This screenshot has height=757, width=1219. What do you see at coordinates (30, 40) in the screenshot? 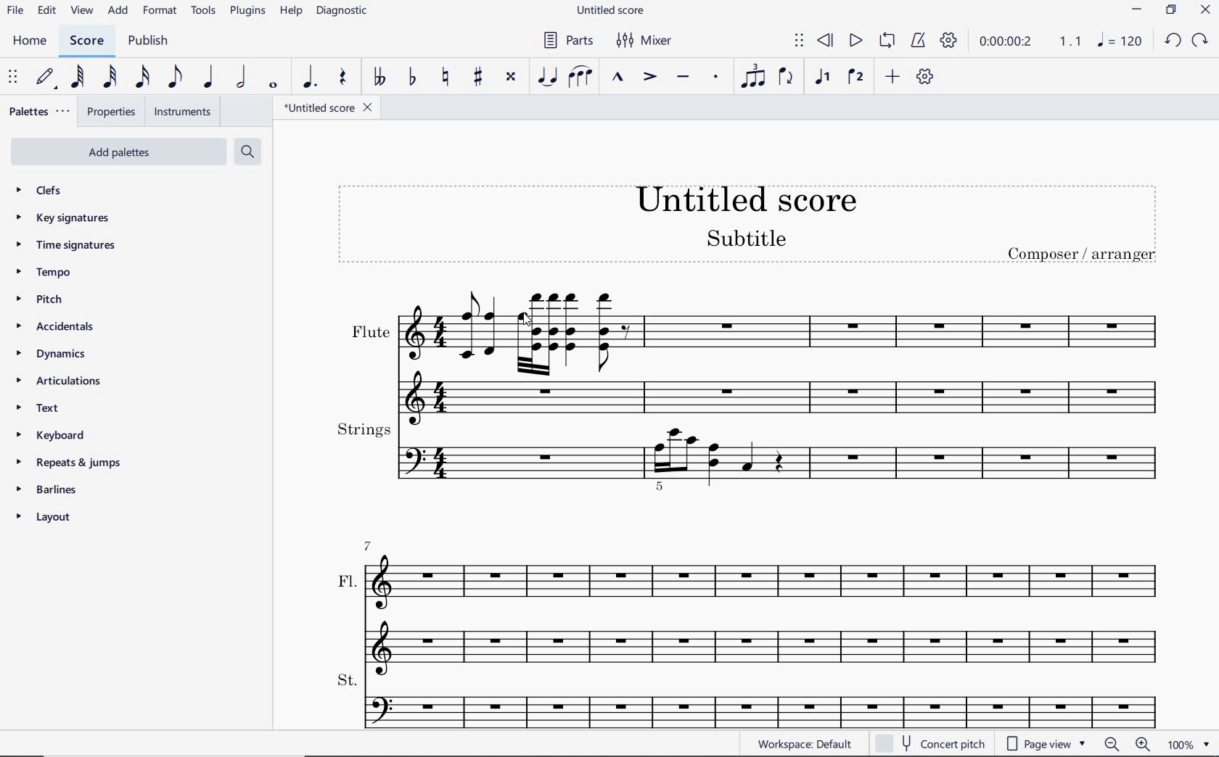
I see `home` at bounding box center [30, 40].